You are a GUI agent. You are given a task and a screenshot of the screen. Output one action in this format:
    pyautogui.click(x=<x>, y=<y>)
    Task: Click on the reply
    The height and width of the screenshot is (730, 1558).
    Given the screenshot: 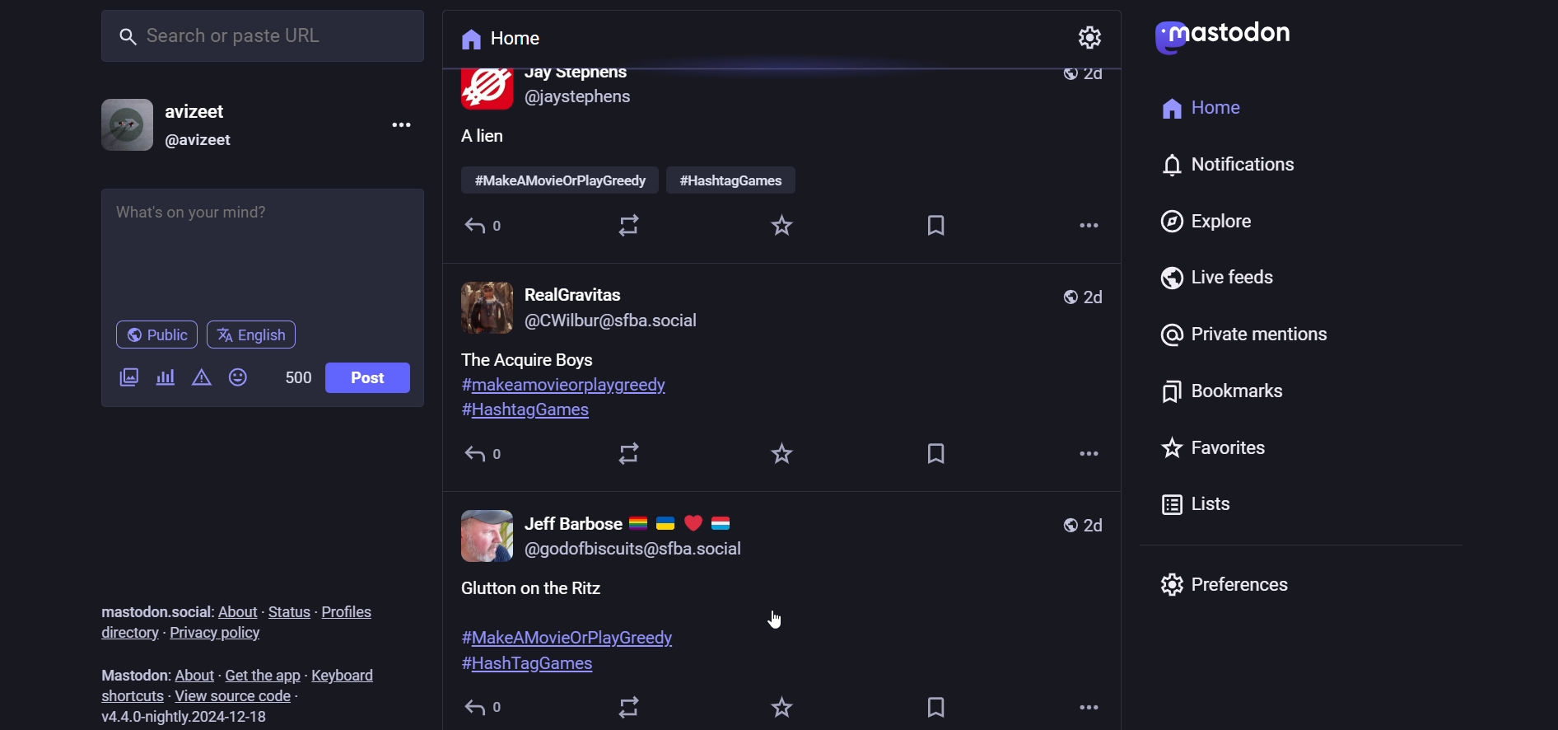 What is the action you would take?
    pyautogui.click(x=483, y=458)
    